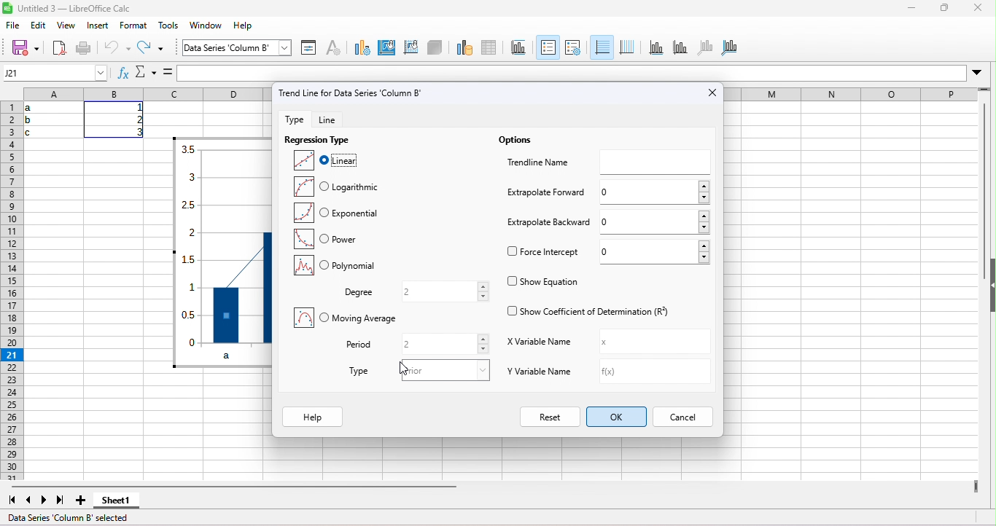  What do you see at coordinates (411, 49) in the screenshot?
I see `wall` at bounding box center [411, 49].